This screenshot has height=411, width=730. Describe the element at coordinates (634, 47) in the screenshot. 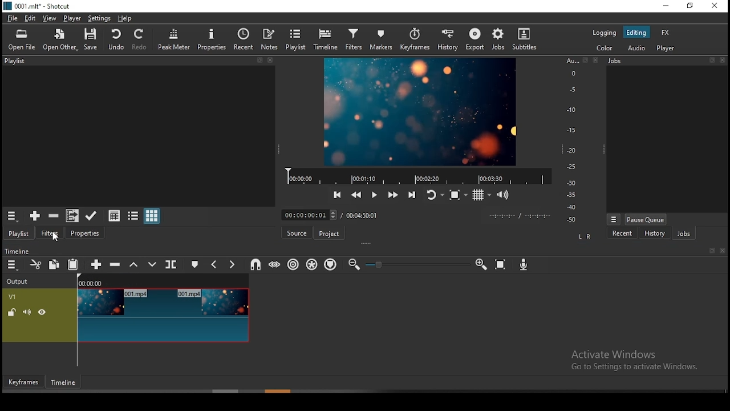

I see `audio` at that location.